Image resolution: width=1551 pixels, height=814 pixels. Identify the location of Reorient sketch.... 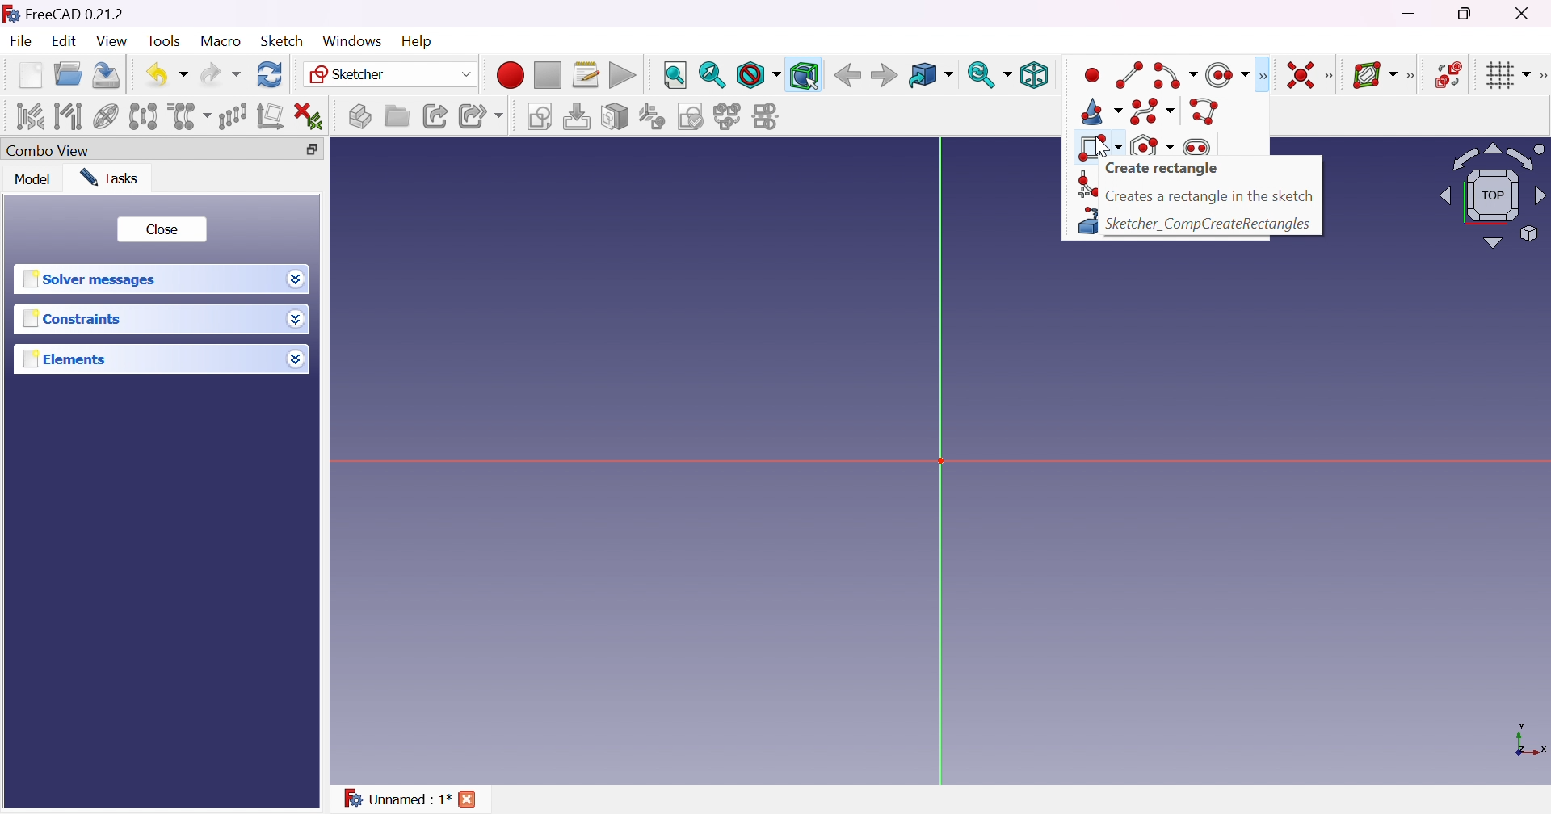
(650, 117).